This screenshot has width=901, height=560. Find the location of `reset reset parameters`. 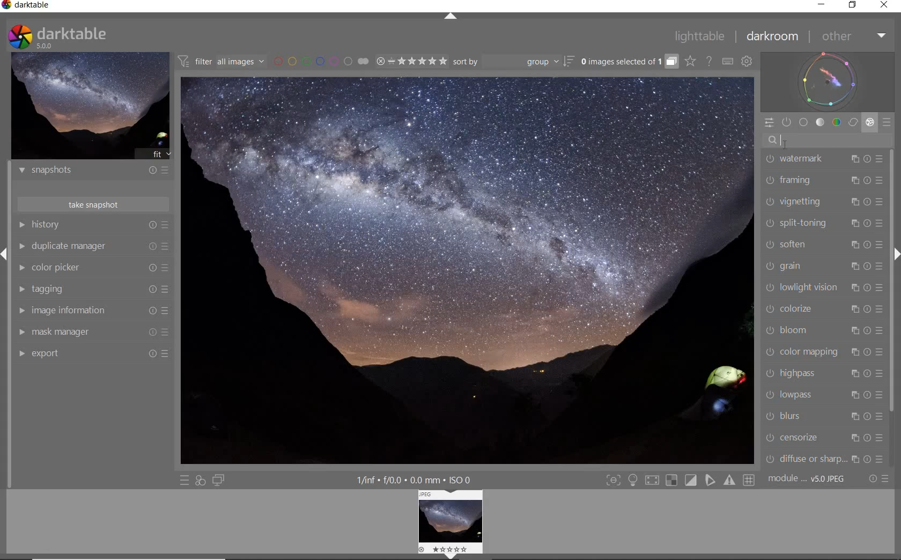

reset reset parameters is located at coordinates (868, 373).